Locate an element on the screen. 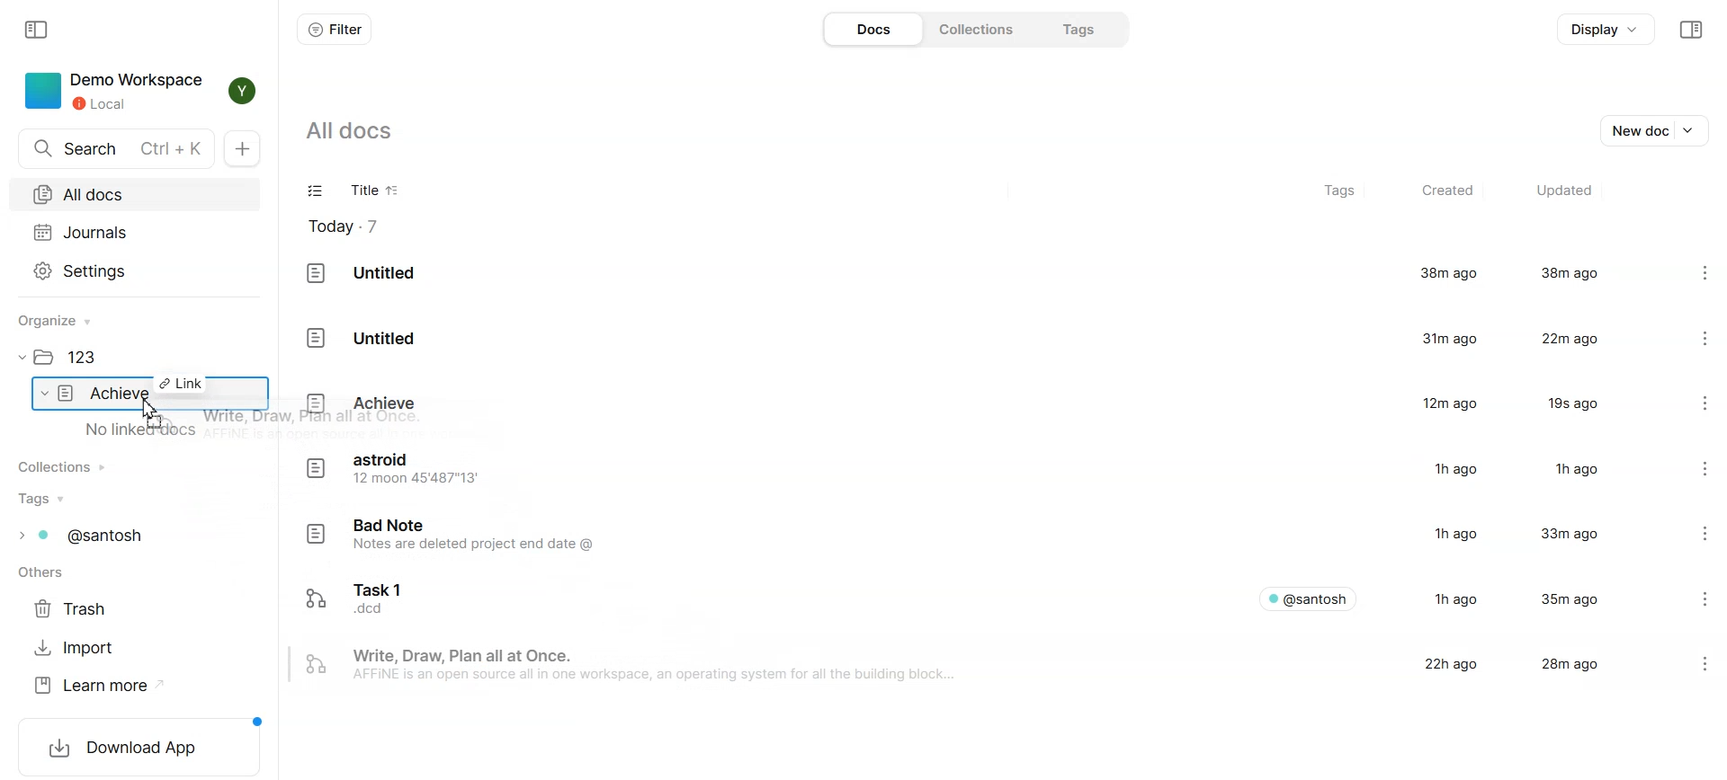  Settings is located at coordinates (1689, 403).